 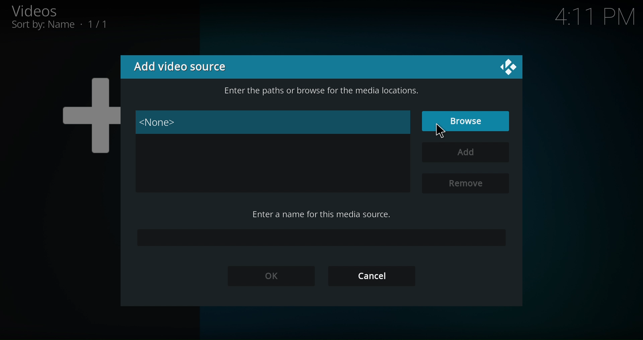 I want to click on Add, so click(x=465, y=152).